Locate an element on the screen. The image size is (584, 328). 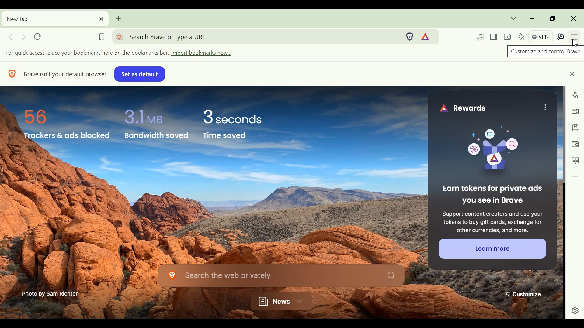
Photo by Sam Richter-— is located at coordinates (51, 293).